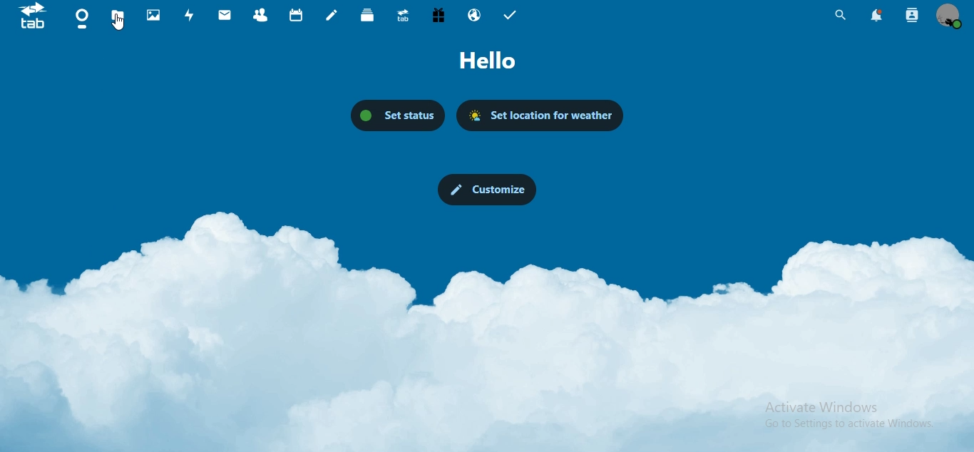 The height and width of the screenshot is (452, 974). I want to click on customize, so click(485, 190).